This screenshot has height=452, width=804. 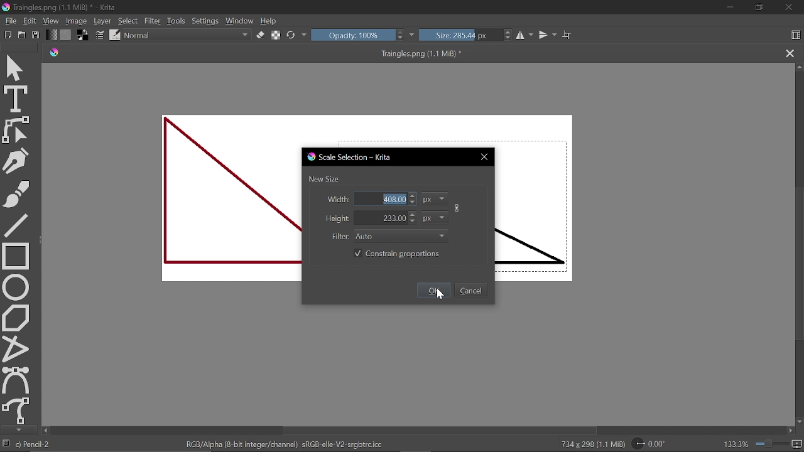 What do you see at coordinates (36, 444) in the screenshot?
I see `Pencil-2` at bounding box center [36, 444].